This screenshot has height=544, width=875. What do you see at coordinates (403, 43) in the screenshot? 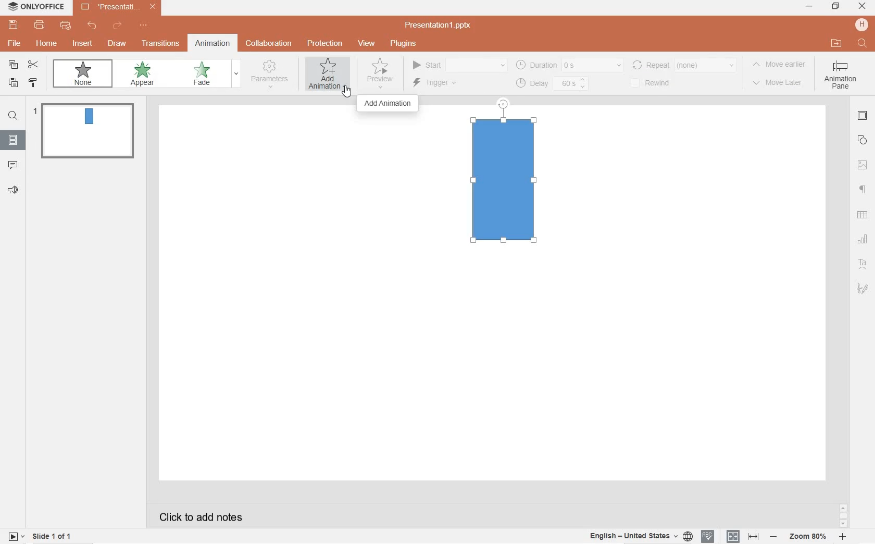
I see `plugins` at bounding box center [403, 43].